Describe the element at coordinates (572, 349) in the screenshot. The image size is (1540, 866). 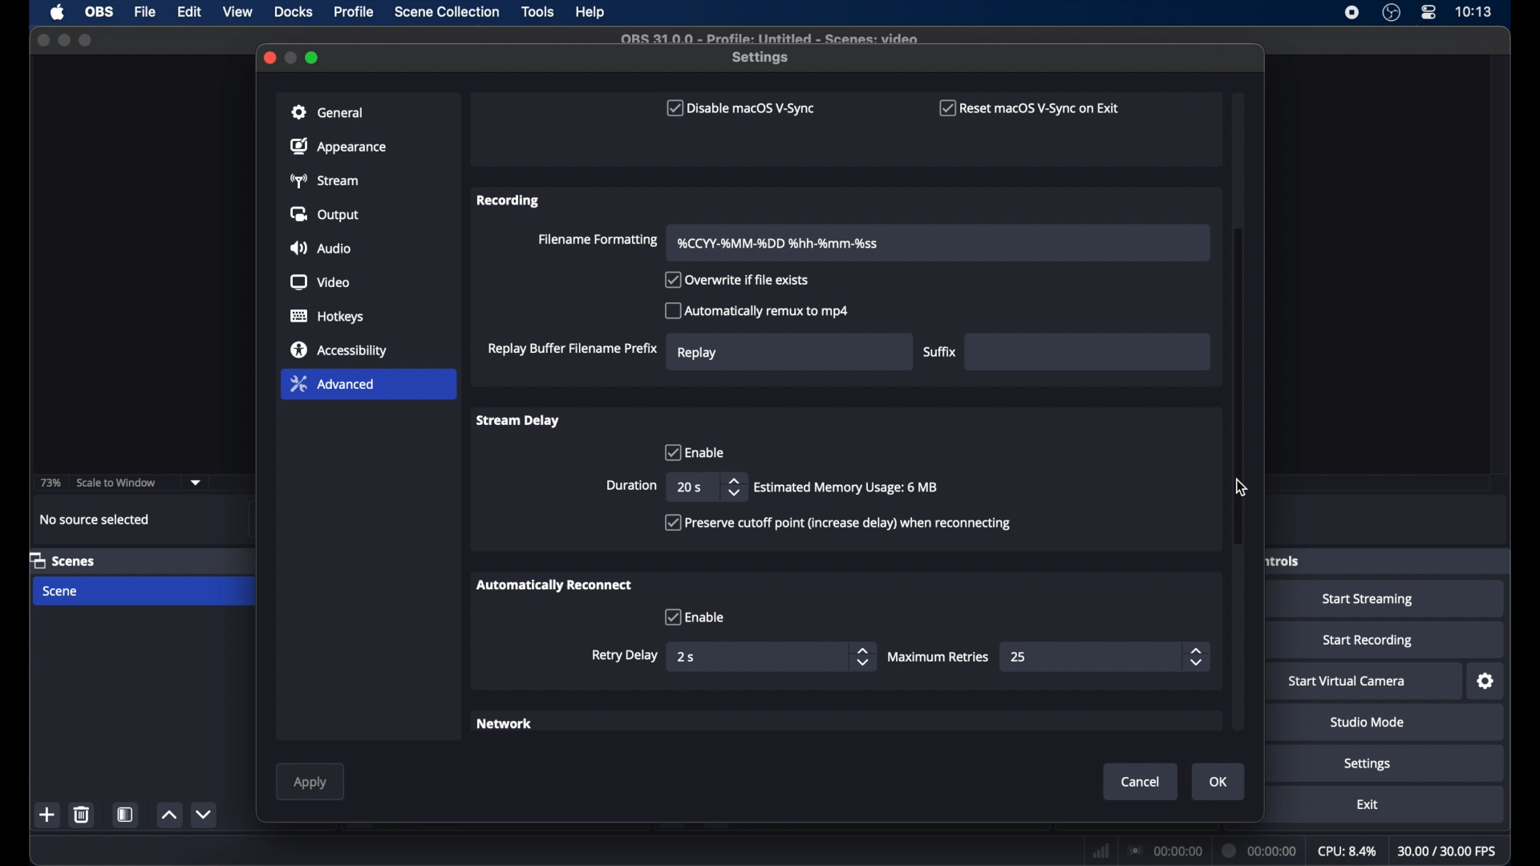
I see `replay buffer filename prefix` at that location.